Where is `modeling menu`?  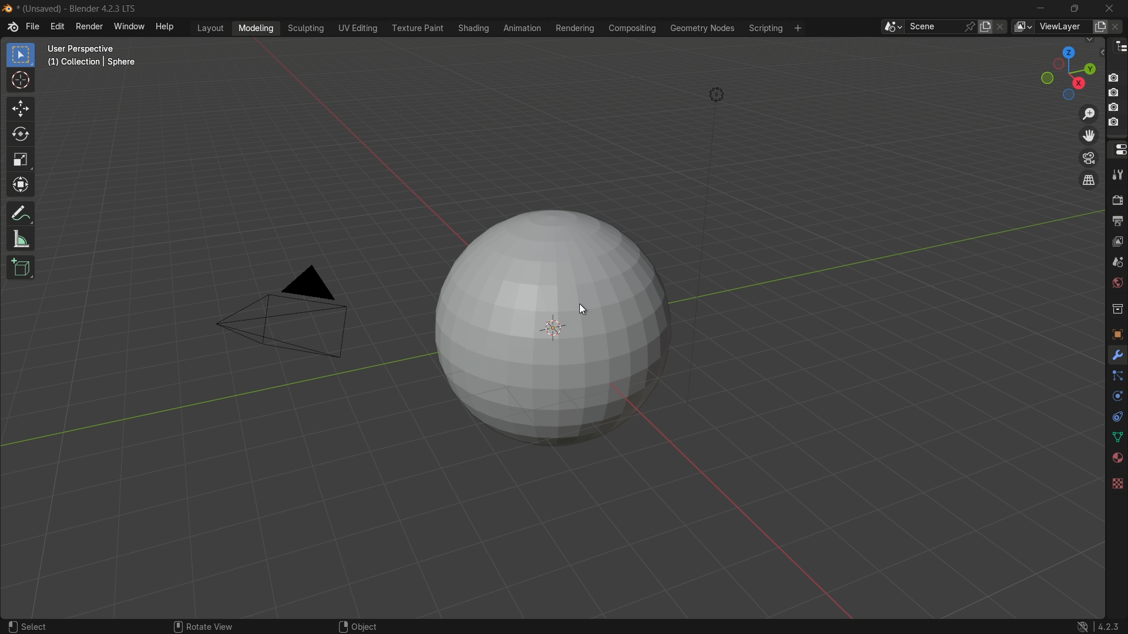 modeling menu is located at coordinates (256, 29).